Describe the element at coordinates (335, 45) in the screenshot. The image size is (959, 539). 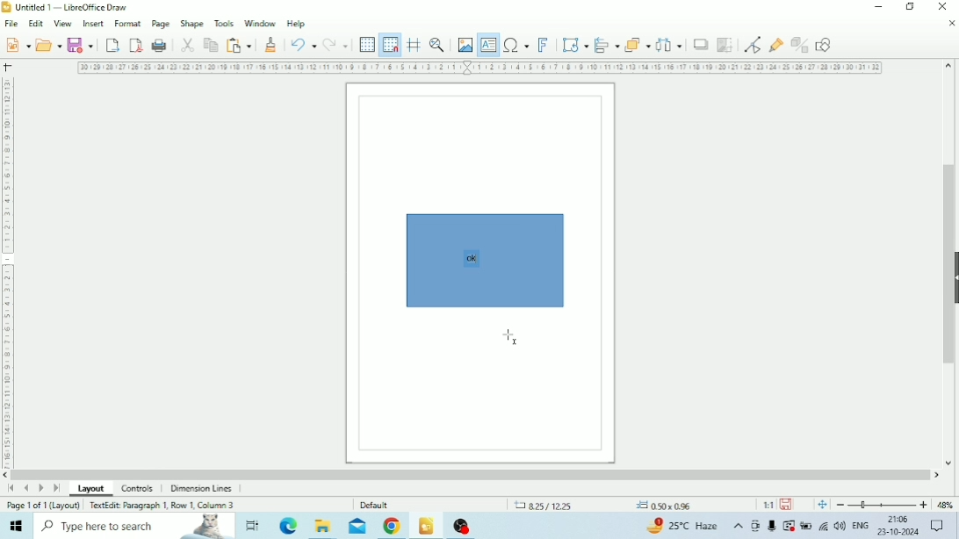
I see `Redo` at that location.